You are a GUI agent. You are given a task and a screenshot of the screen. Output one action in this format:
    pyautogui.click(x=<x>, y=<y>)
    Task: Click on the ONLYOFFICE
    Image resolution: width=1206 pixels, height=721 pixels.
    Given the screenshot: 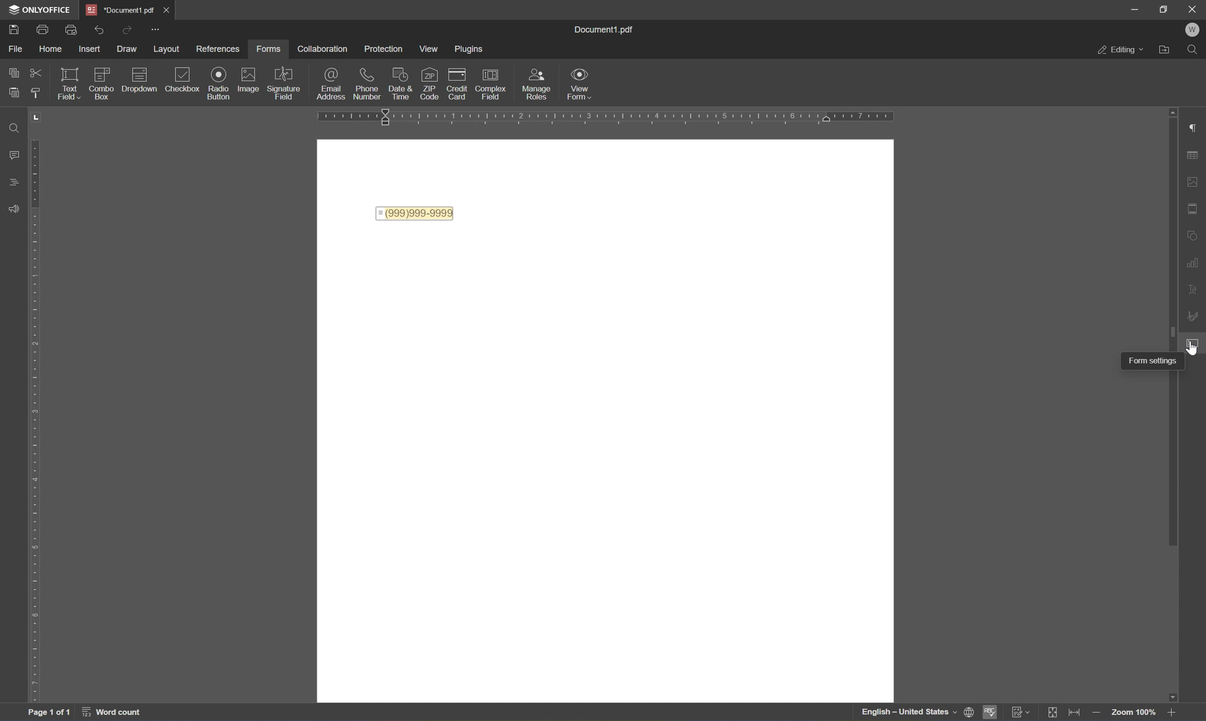 What is the action you would take?
    pyautogui.click(x=36, y=8)
    